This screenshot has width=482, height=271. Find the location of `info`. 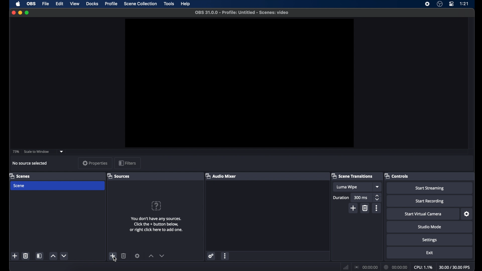

info is located at coordinates (157, 225).